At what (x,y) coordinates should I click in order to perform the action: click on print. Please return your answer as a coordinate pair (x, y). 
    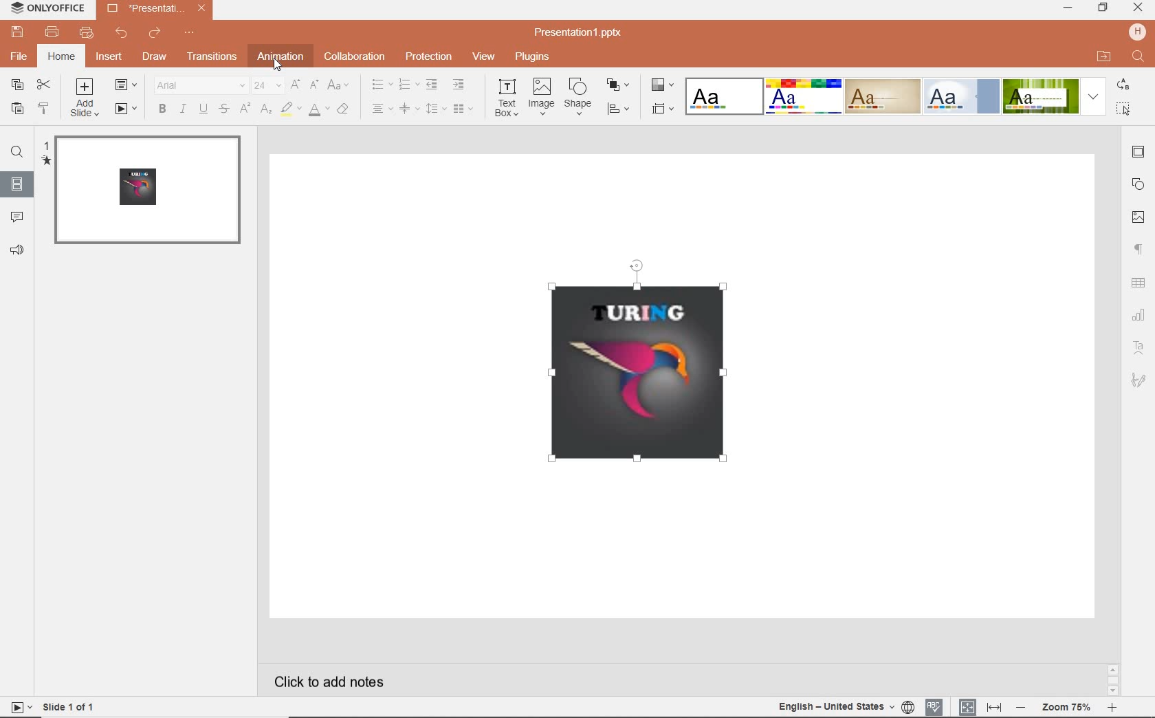
    Looking at the image, I should click on (52, 32).